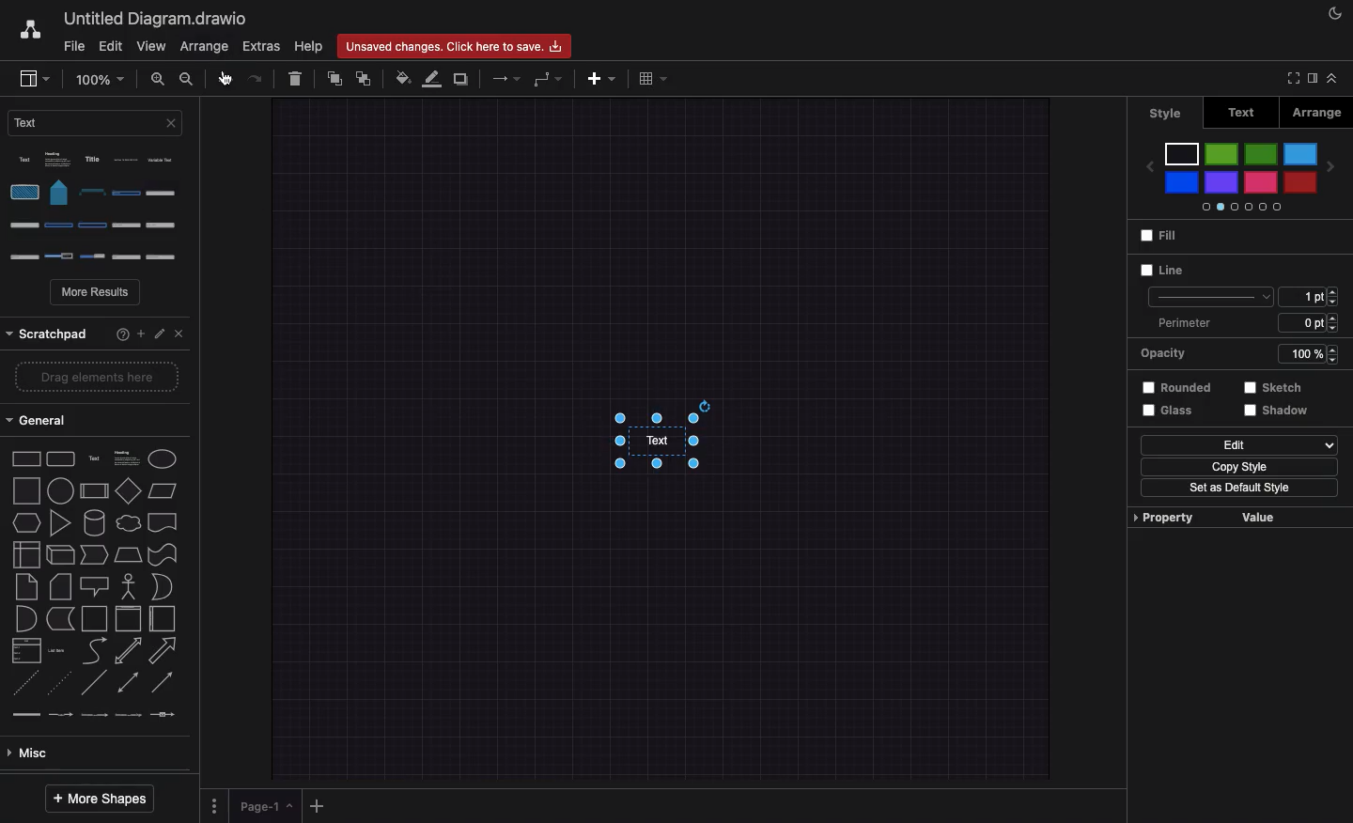 Image resolution: width=1353 pixels, height=823 pixels. Describe the element at coordinates (99, 78) in the screenshot. I see `Zoom` at that location.